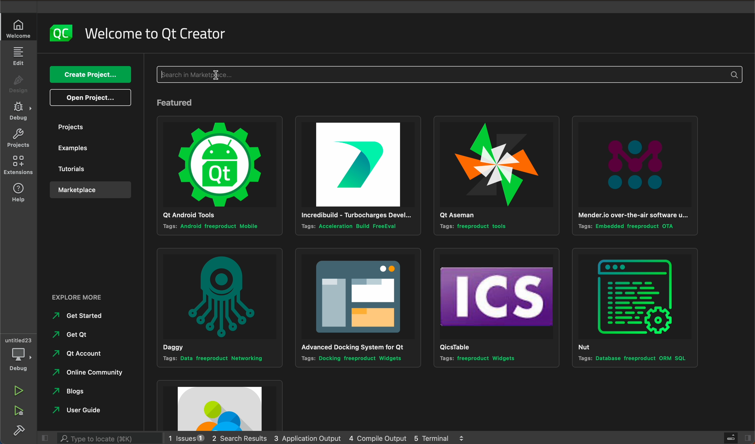  Describe the element at coordinates (325, 439) in the screenshot. I see `logs` at that location.